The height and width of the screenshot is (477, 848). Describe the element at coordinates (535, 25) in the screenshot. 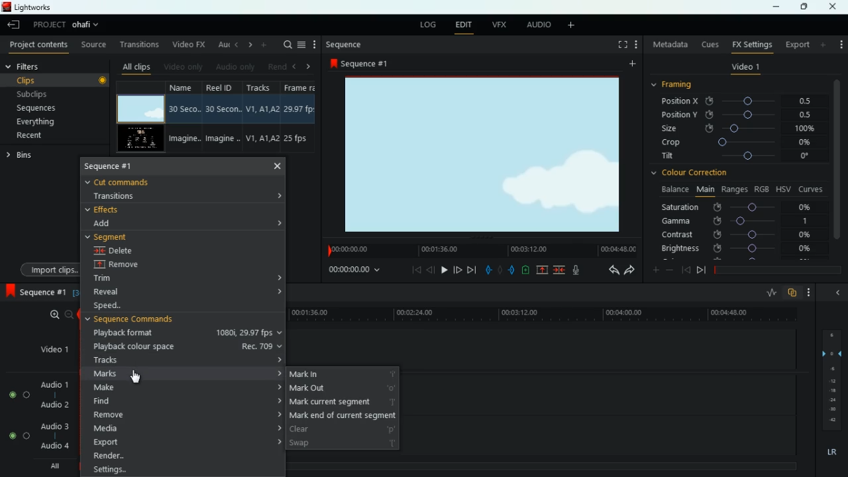

I see `audio` at that location.